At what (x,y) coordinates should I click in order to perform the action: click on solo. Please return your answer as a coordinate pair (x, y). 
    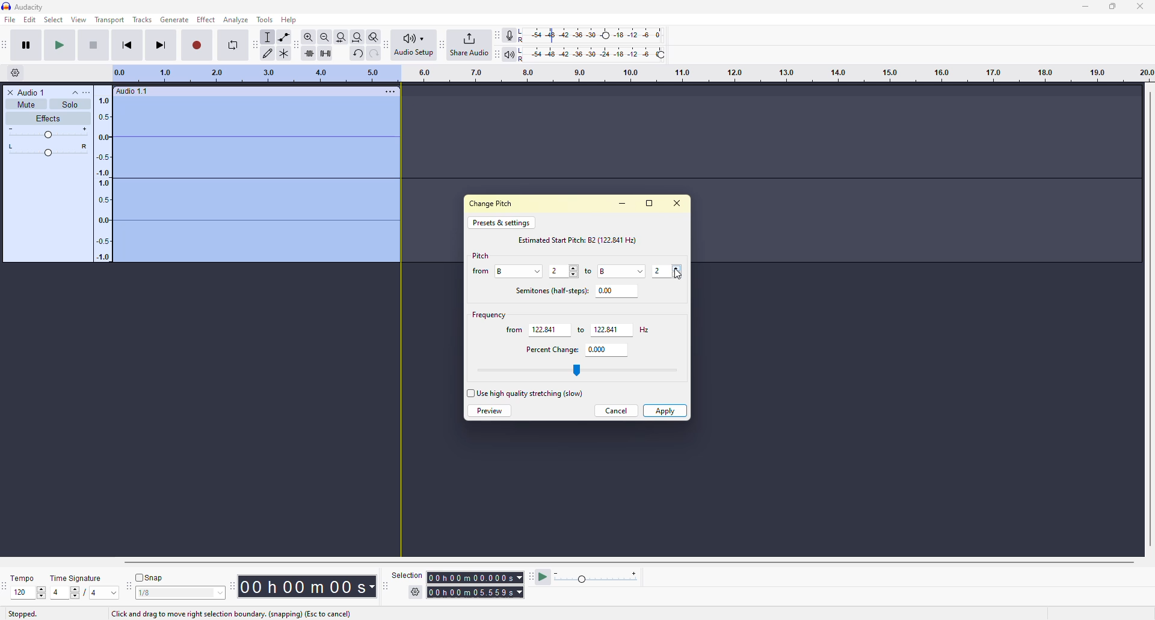
    Looking at the image, I should click on (70, 104).